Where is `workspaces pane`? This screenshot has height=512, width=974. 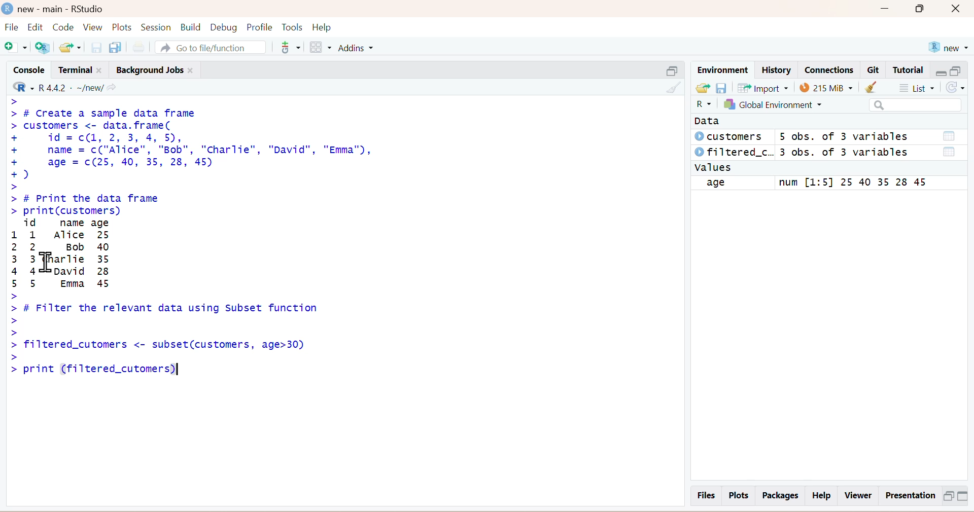 workspaces pane is located at coordinates (319, 46).